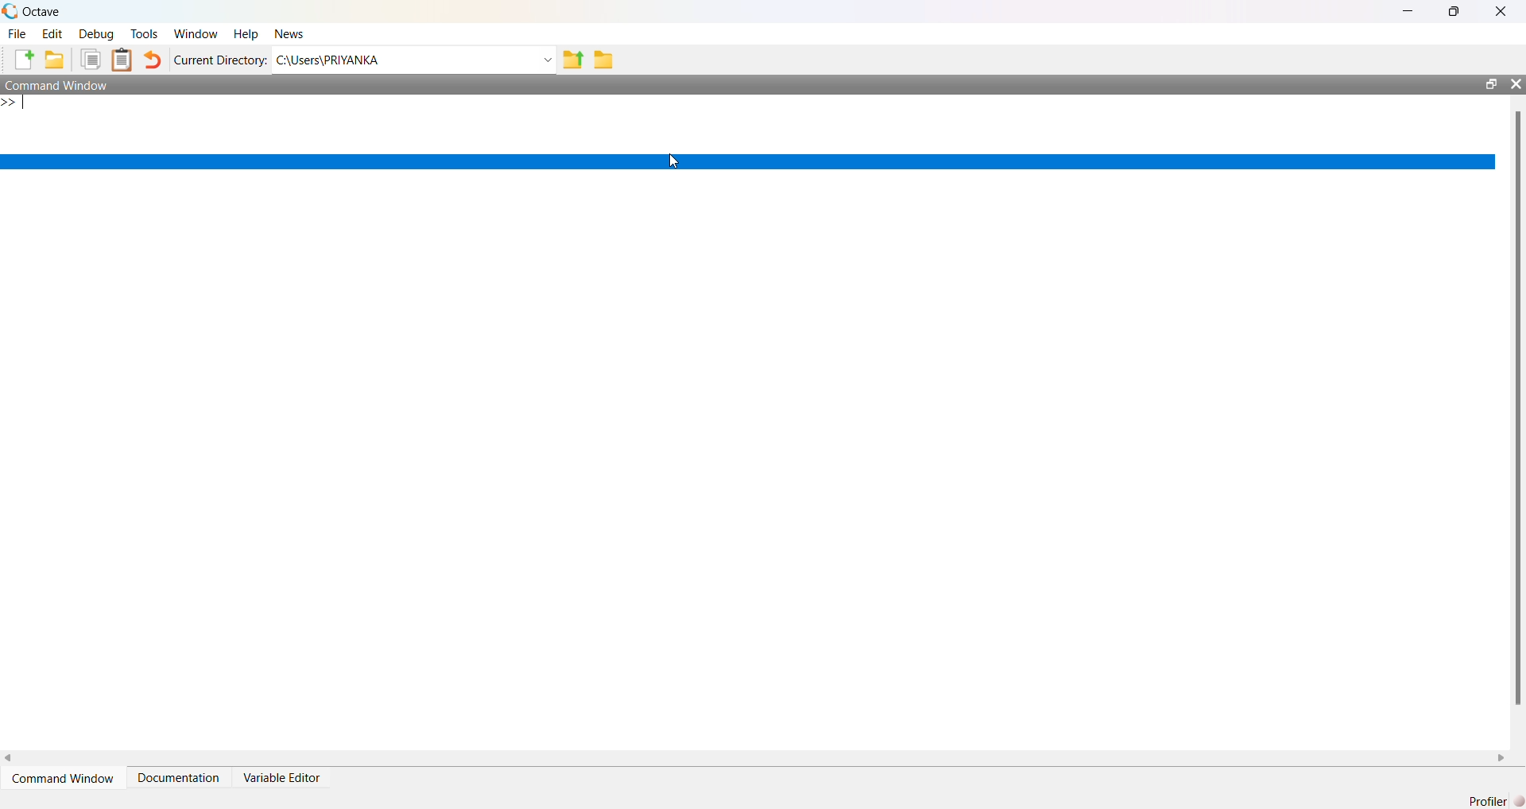 The image size is (1526, 809). Describe the element at coordinates (327, 60) in the screenshot. I see `C:\Users\PRIYANKA` at that location.